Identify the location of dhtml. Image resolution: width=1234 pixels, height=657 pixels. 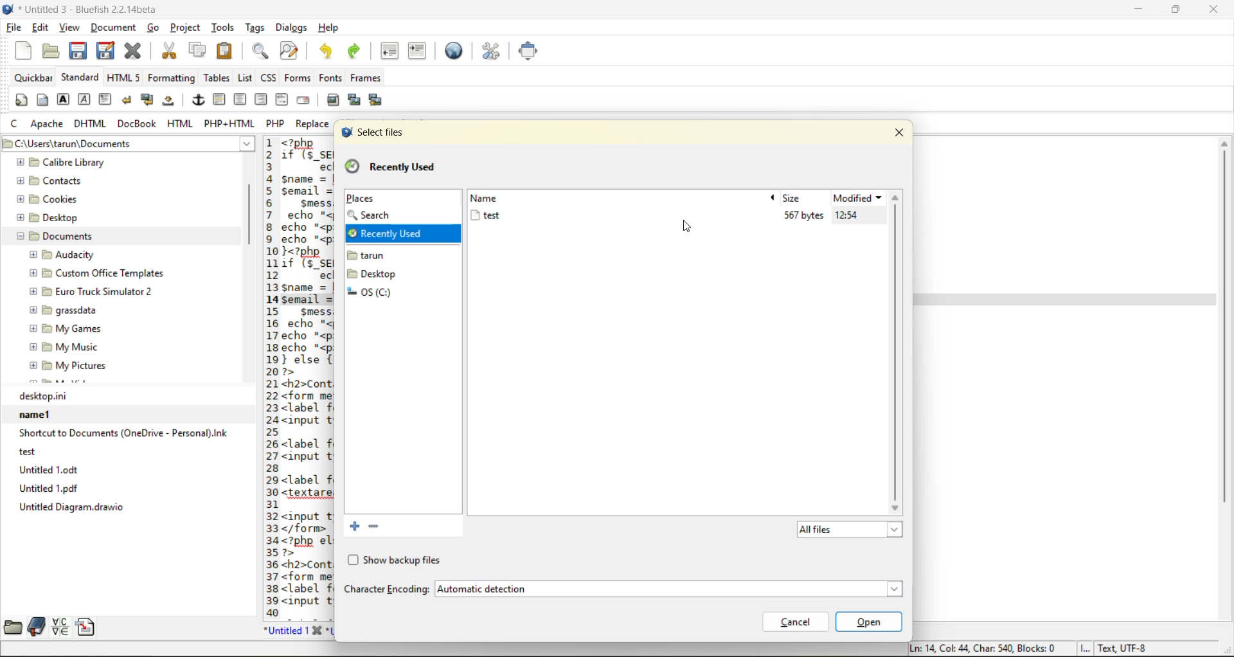
(91, 125).